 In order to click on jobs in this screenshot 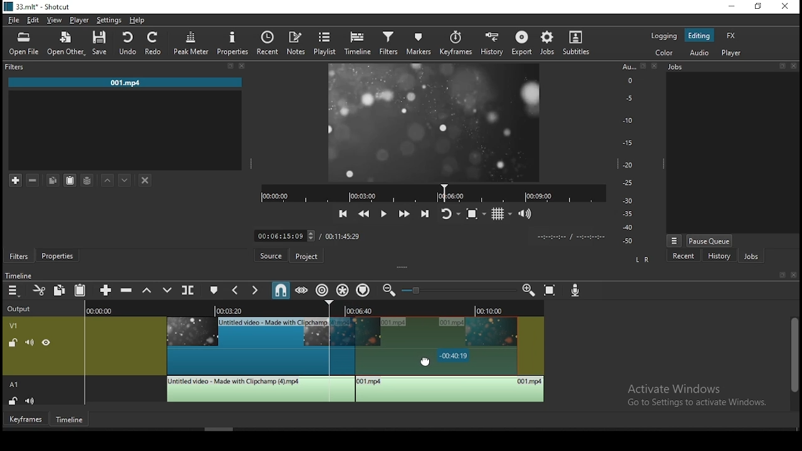, I will do `click(754, 258)`.